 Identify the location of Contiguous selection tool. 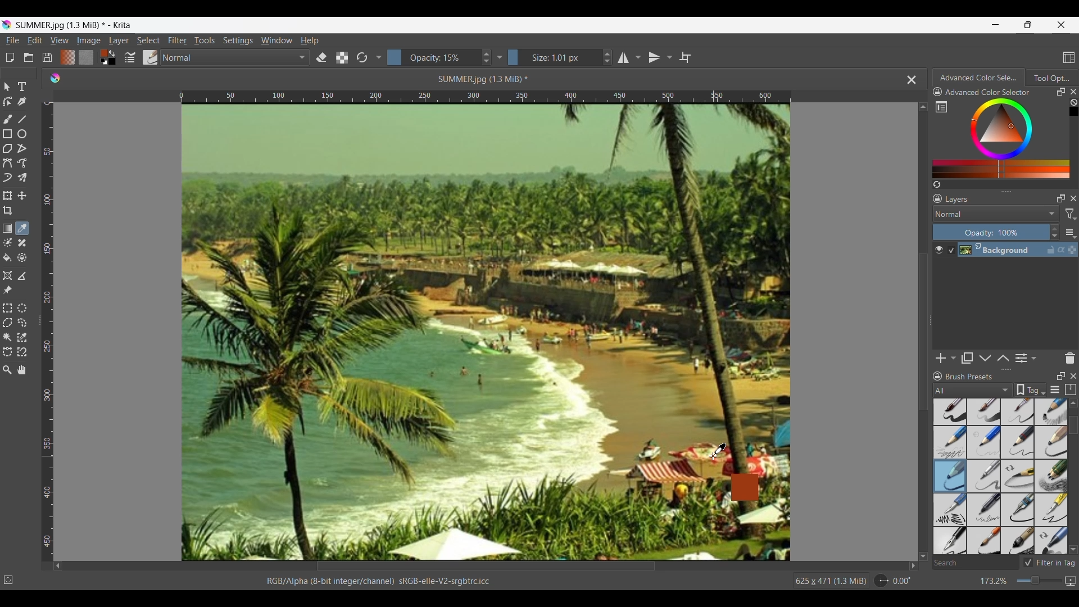
(7, 338).